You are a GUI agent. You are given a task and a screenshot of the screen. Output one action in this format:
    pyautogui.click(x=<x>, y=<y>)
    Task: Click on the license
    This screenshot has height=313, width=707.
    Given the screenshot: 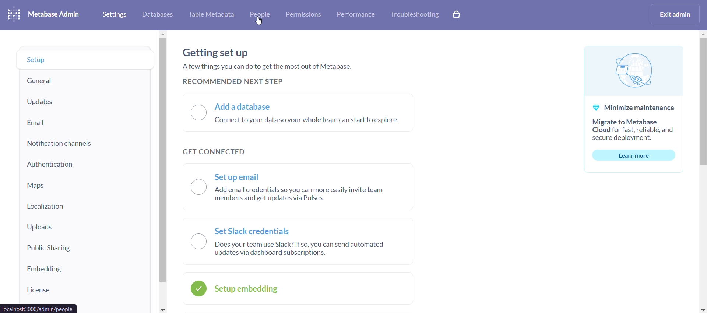 What is the action you would take?
    pyautogui.click(x=85, y=292)
    